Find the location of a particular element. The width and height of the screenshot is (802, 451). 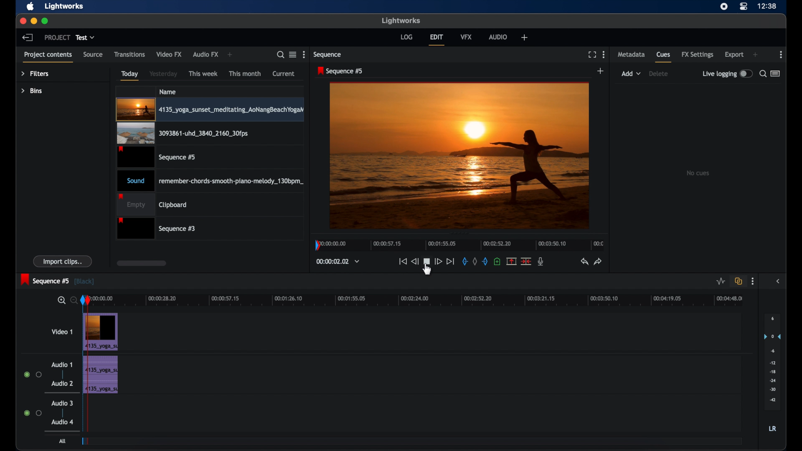

side bar is located at coordinates (779, 281).